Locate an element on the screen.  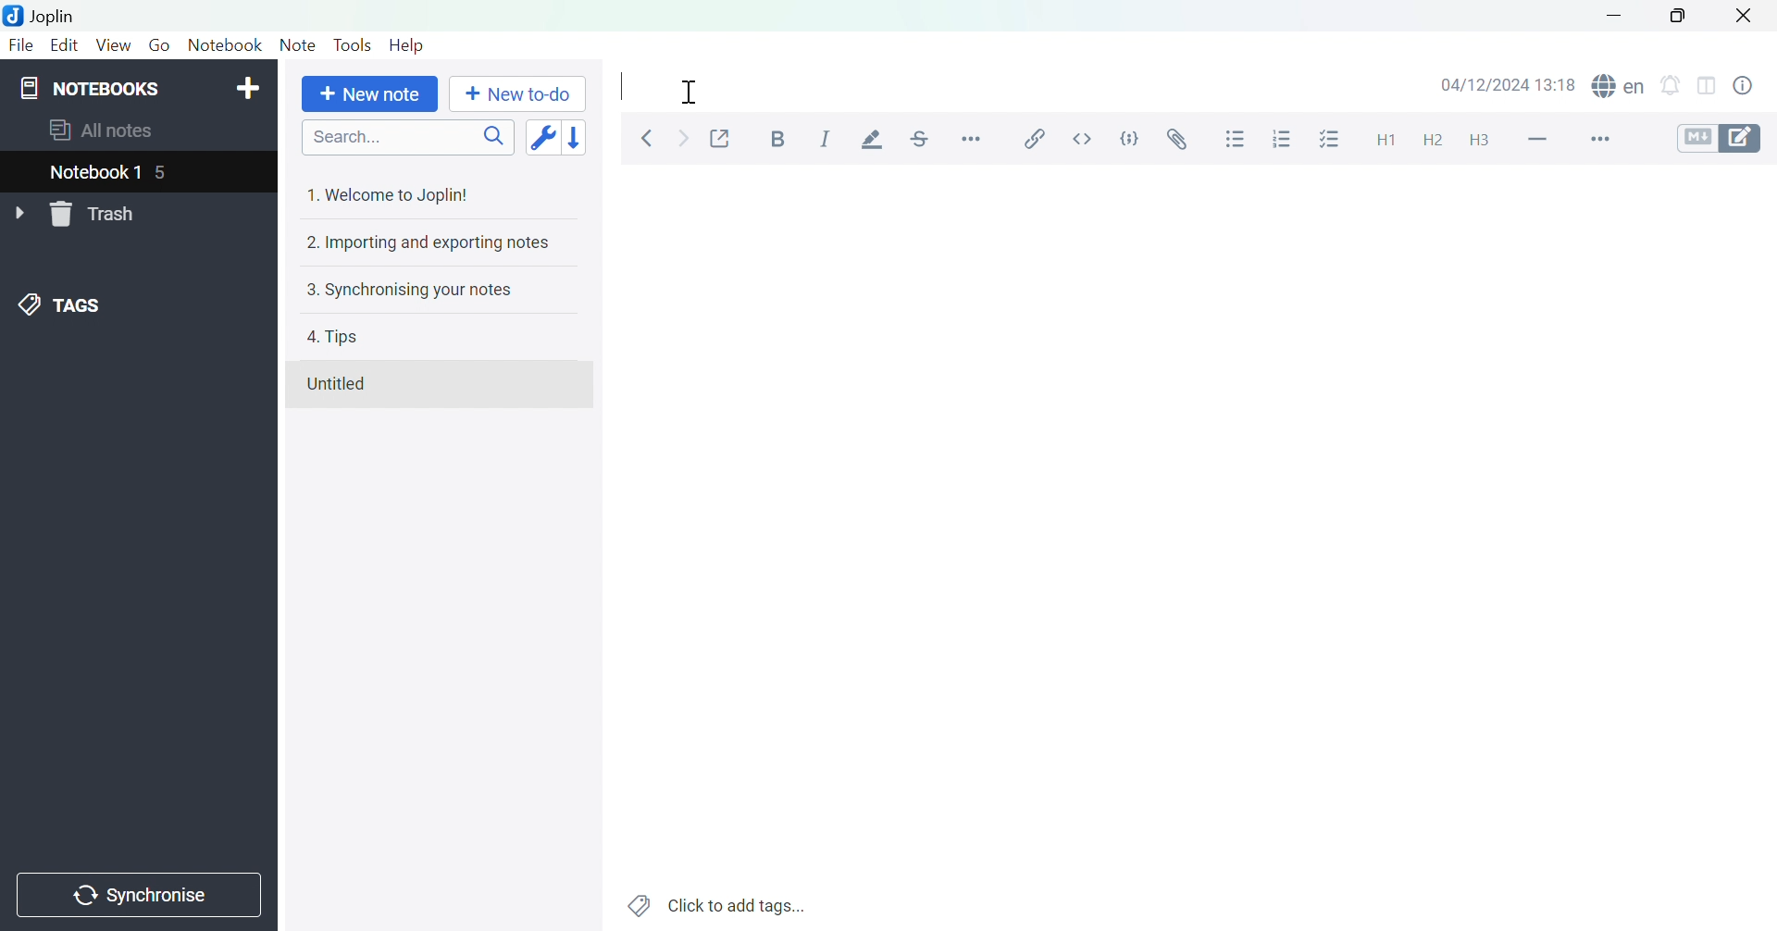
Help is located at coordinates (407, 46).